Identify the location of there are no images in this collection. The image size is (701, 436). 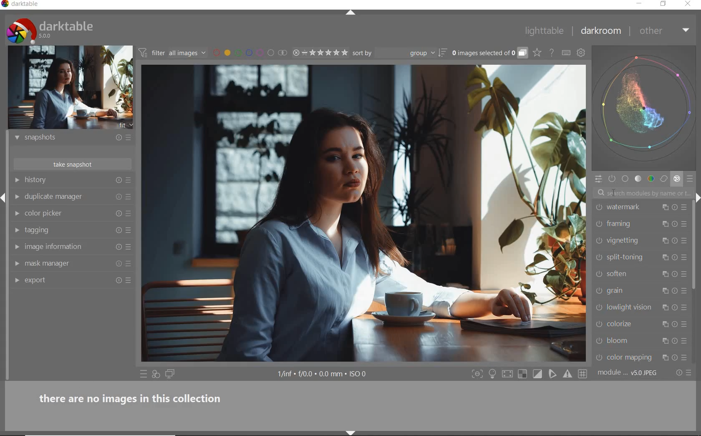
(135, 397).